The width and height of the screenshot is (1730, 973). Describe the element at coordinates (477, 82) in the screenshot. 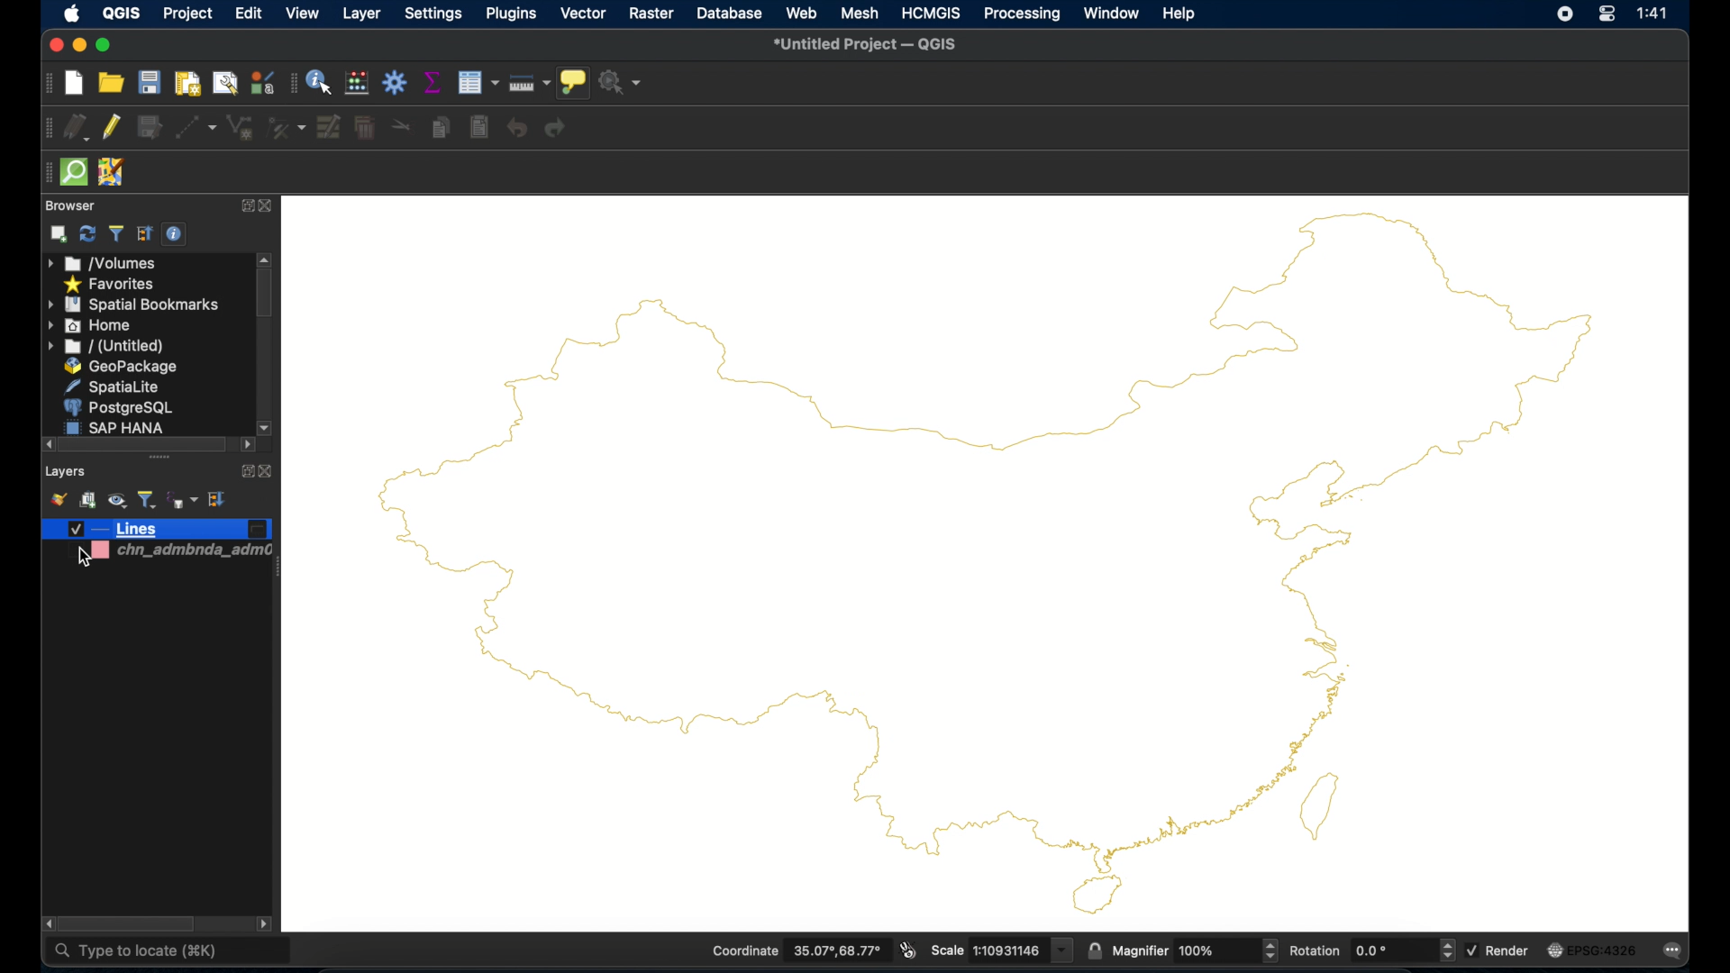

I see `modify attributes` at that location.